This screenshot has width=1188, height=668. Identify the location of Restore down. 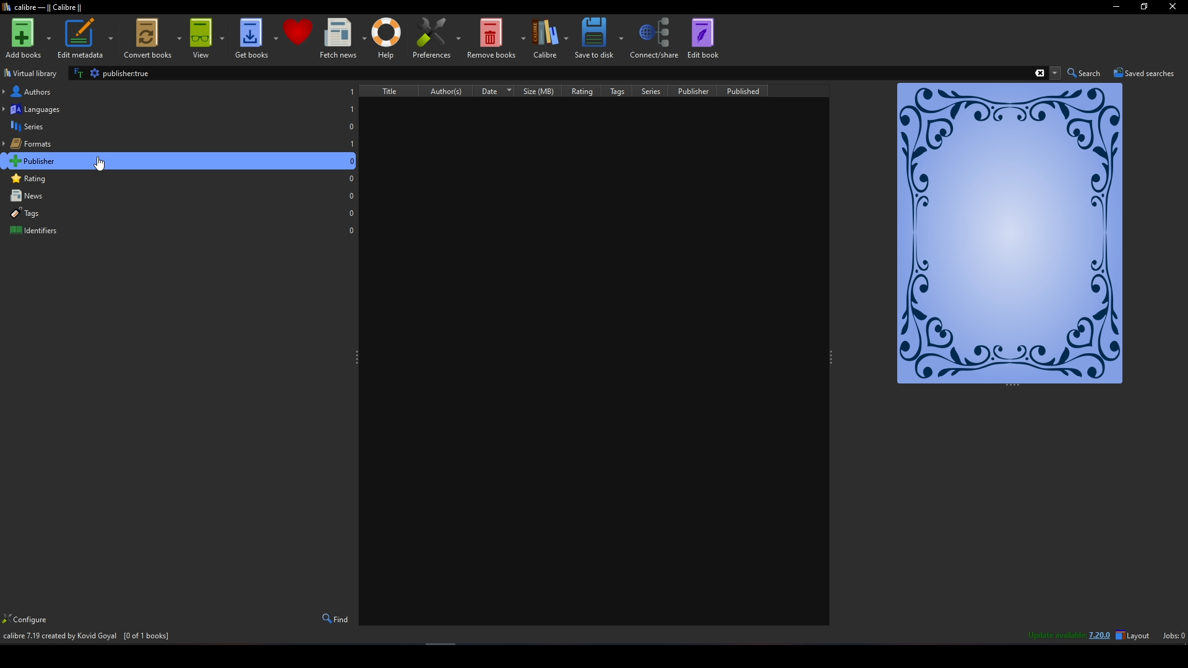
(1145, 7).